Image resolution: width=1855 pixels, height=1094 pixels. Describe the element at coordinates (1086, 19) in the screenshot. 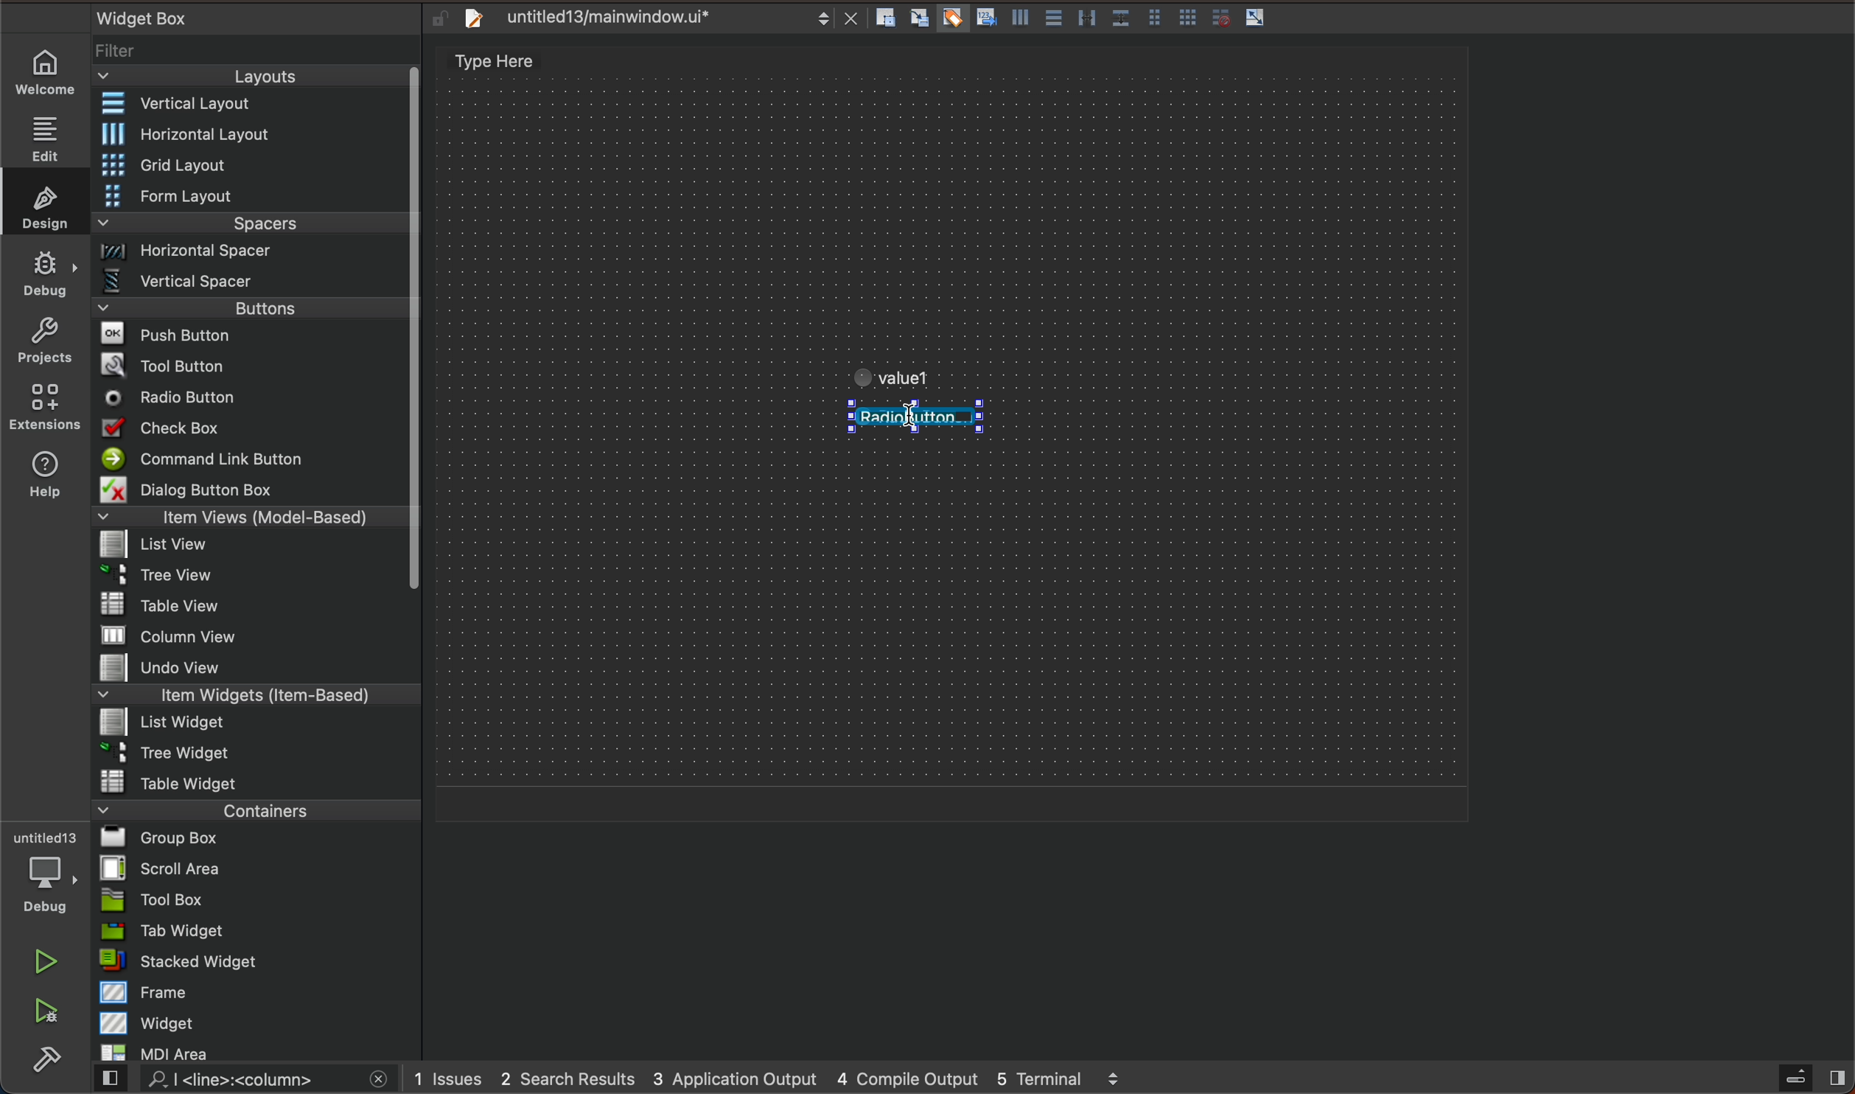

I see `` at that location.